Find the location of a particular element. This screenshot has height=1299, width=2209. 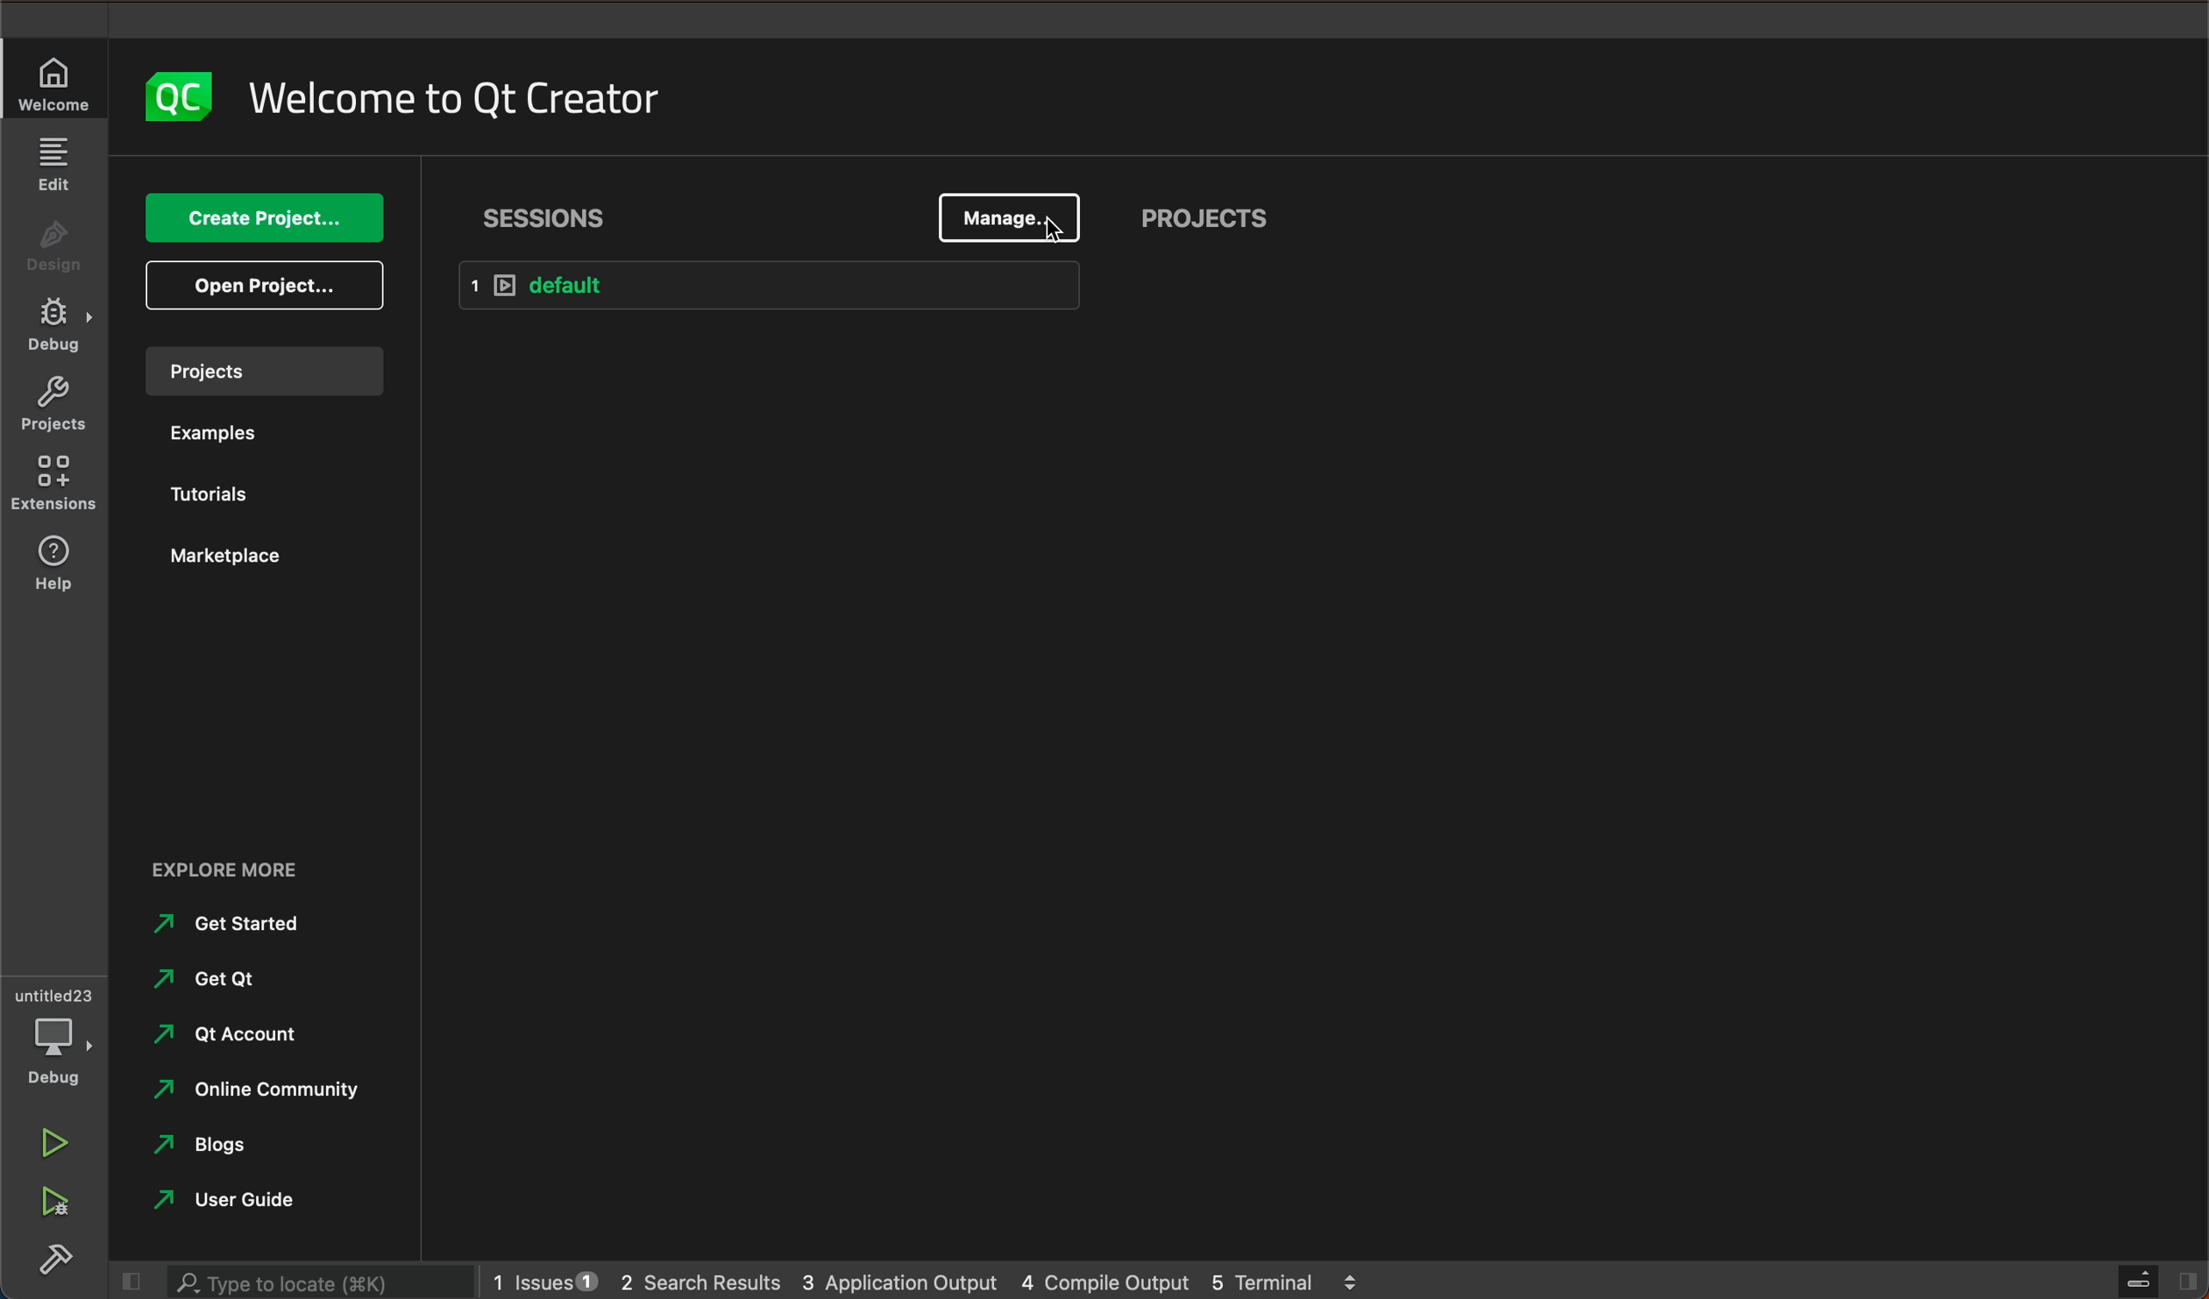

manage is located at coordinates (1011, 215).